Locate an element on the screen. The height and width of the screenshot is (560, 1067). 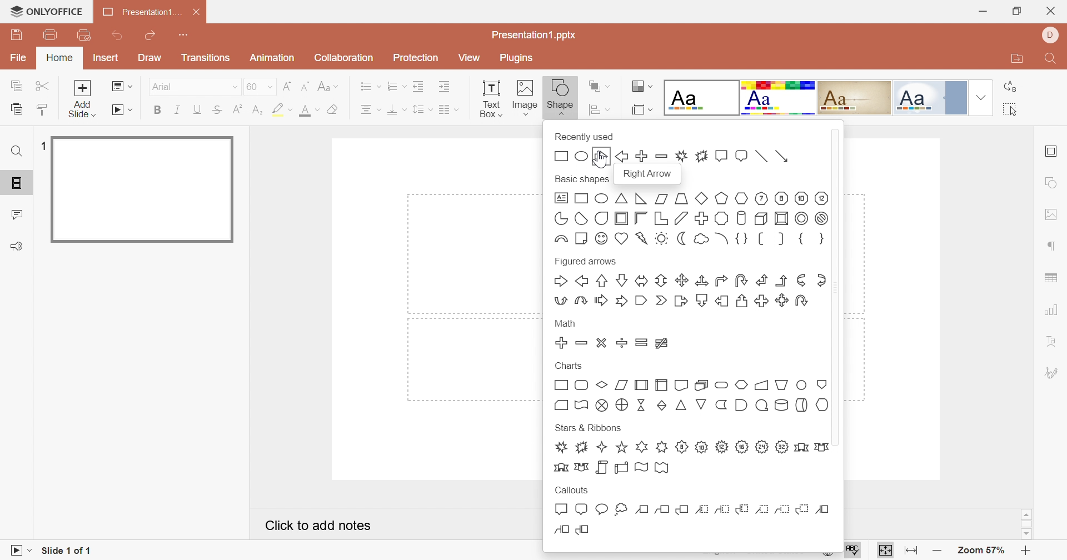
Italic is located at coordinates (177, 109).